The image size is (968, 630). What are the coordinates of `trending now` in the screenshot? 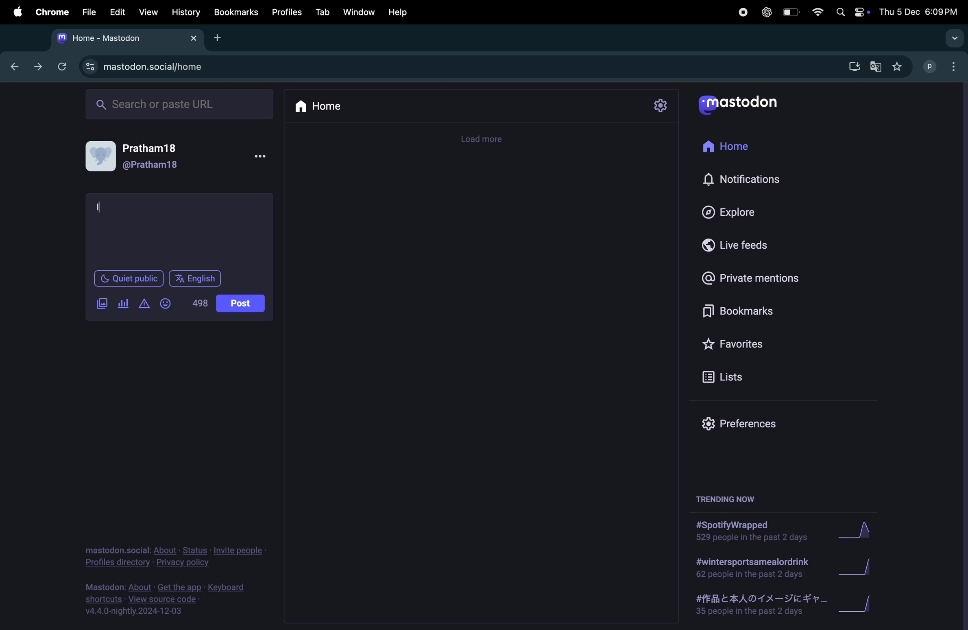 It's located at (730, 495).